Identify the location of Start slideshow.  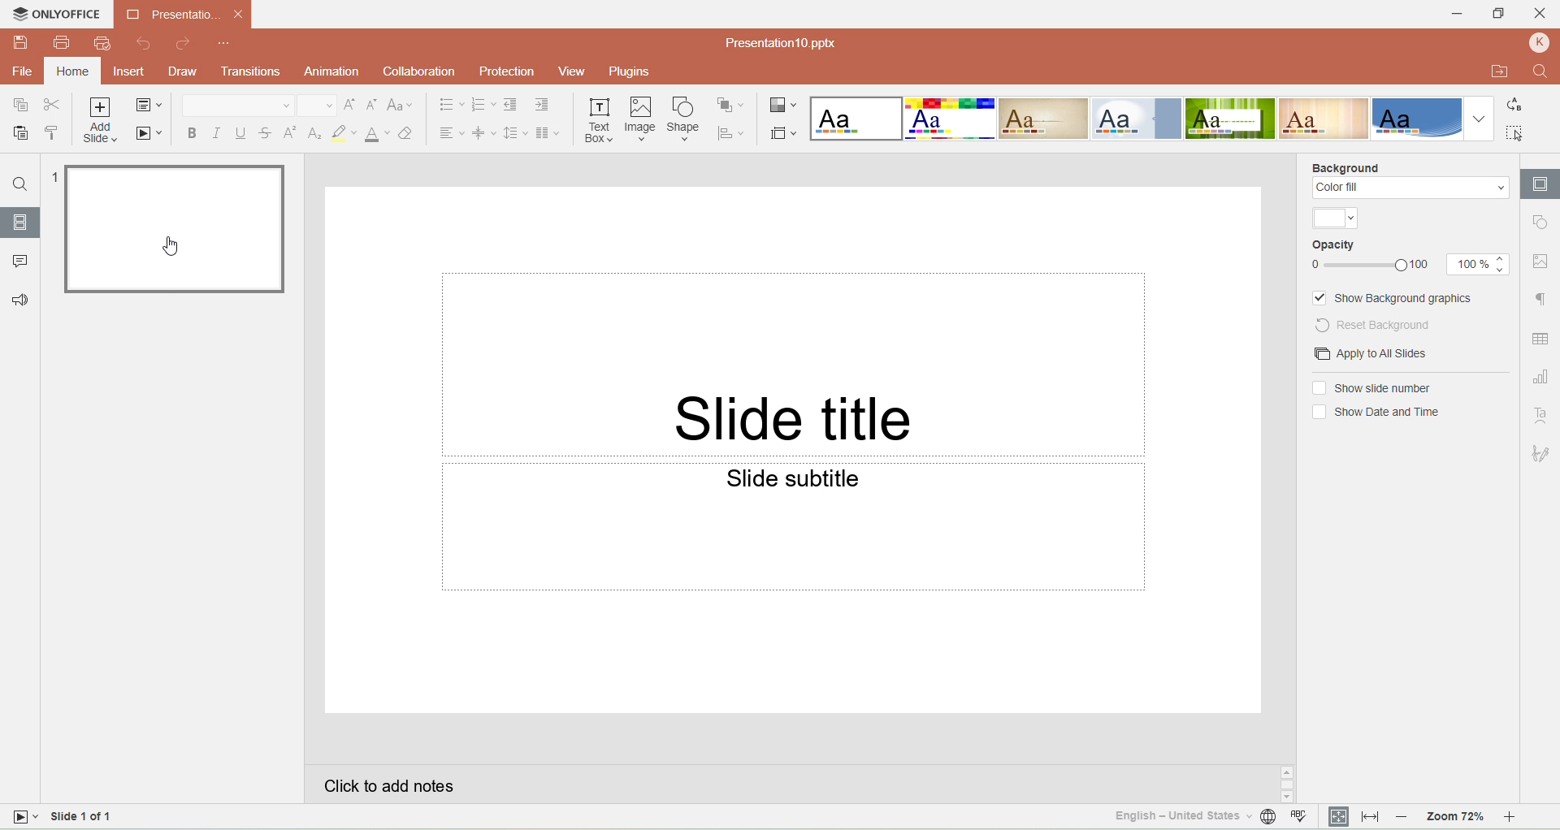
(150, 136).